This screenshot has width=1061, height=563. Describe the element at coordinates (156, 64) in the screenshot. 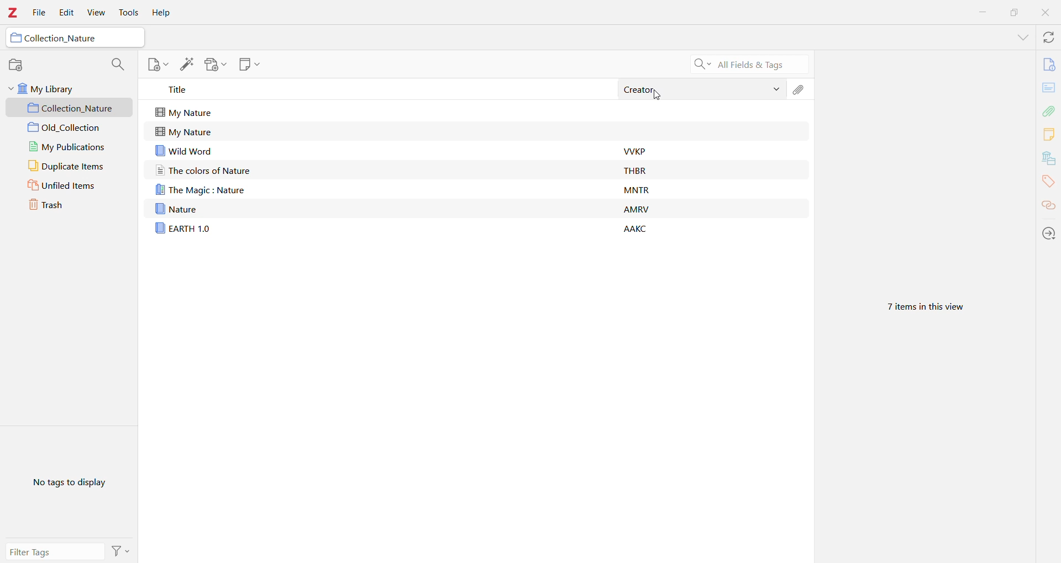

I see `New Note` at that location.